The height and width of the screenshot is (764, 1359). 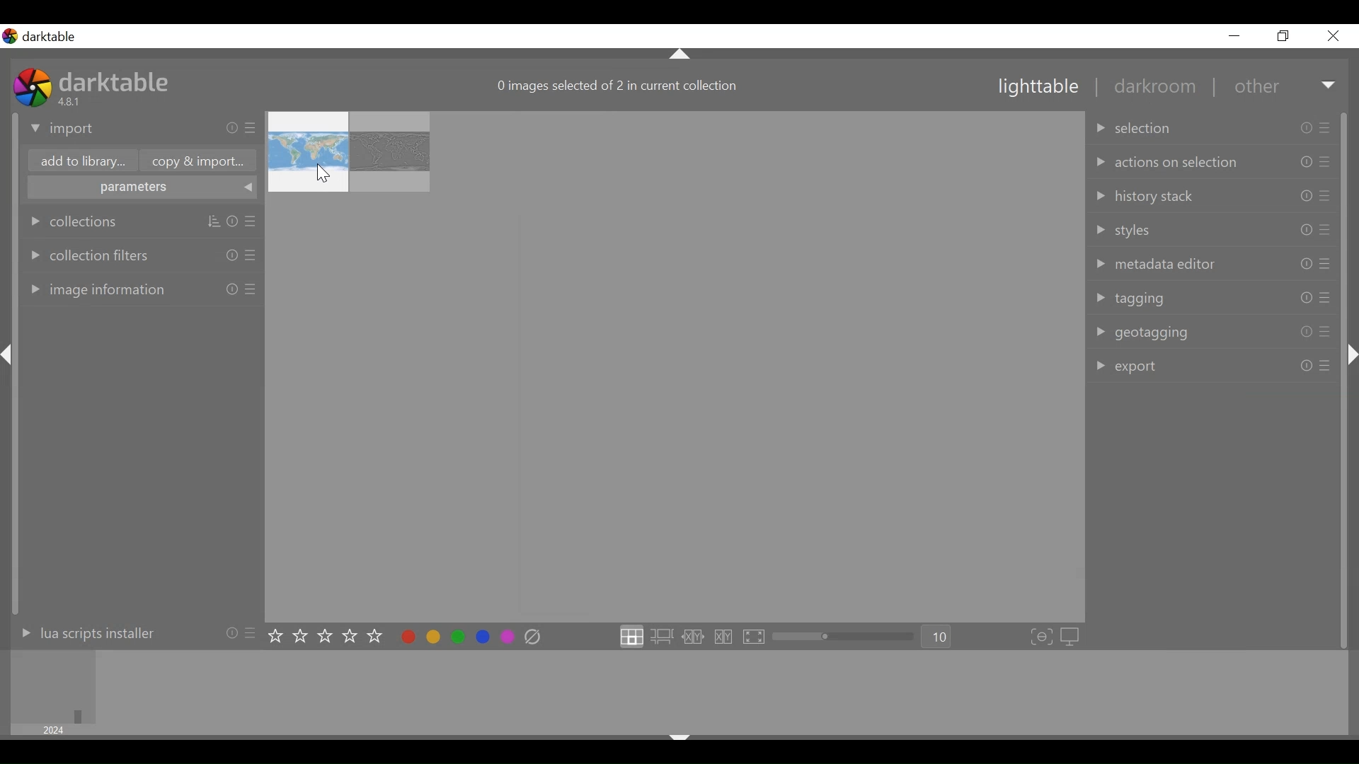 I want to click on collection filters, so click(x=142, y=255).